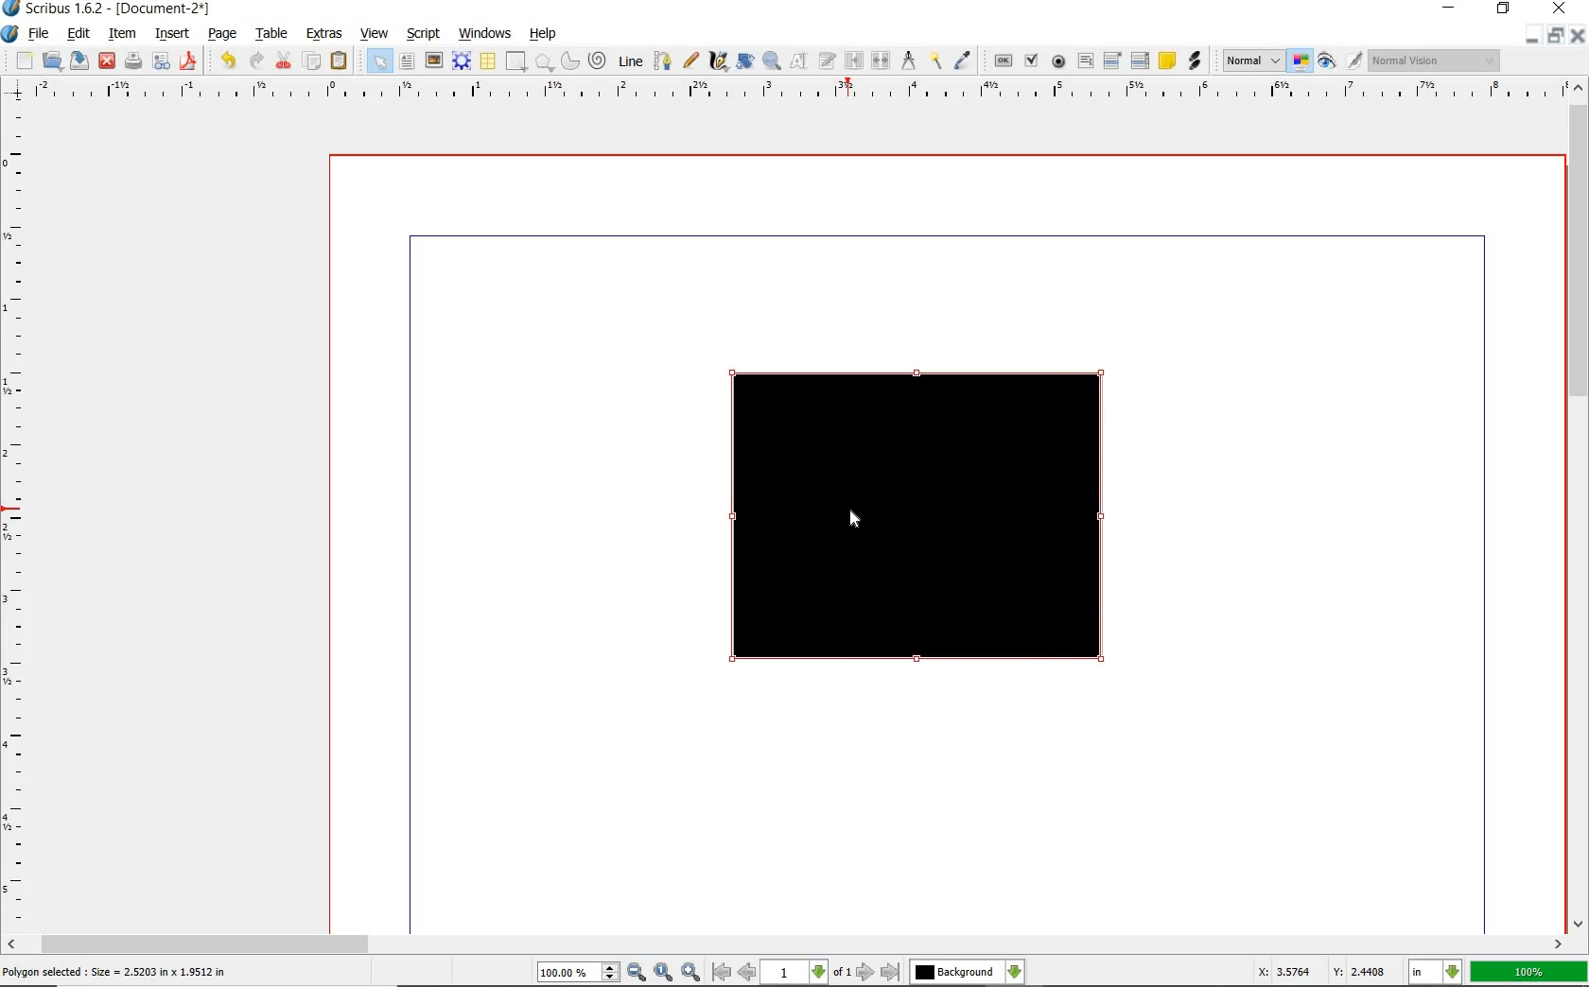 The height and width of the screenshot is (987, 1589). I want to click on link text frames, so click(852, 62).